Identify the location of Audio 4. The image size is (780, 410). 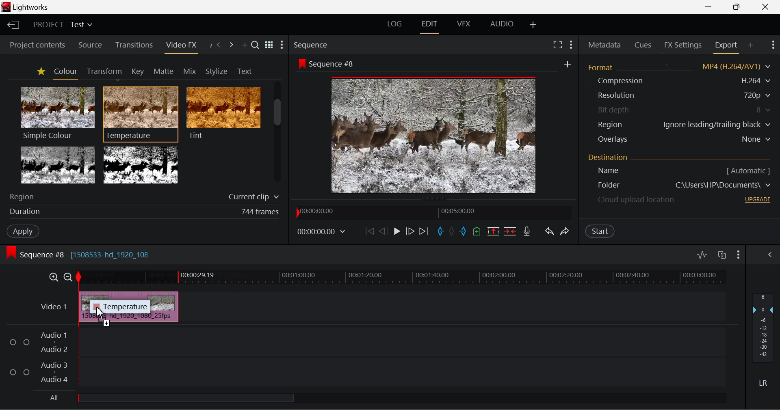
(52, 378).